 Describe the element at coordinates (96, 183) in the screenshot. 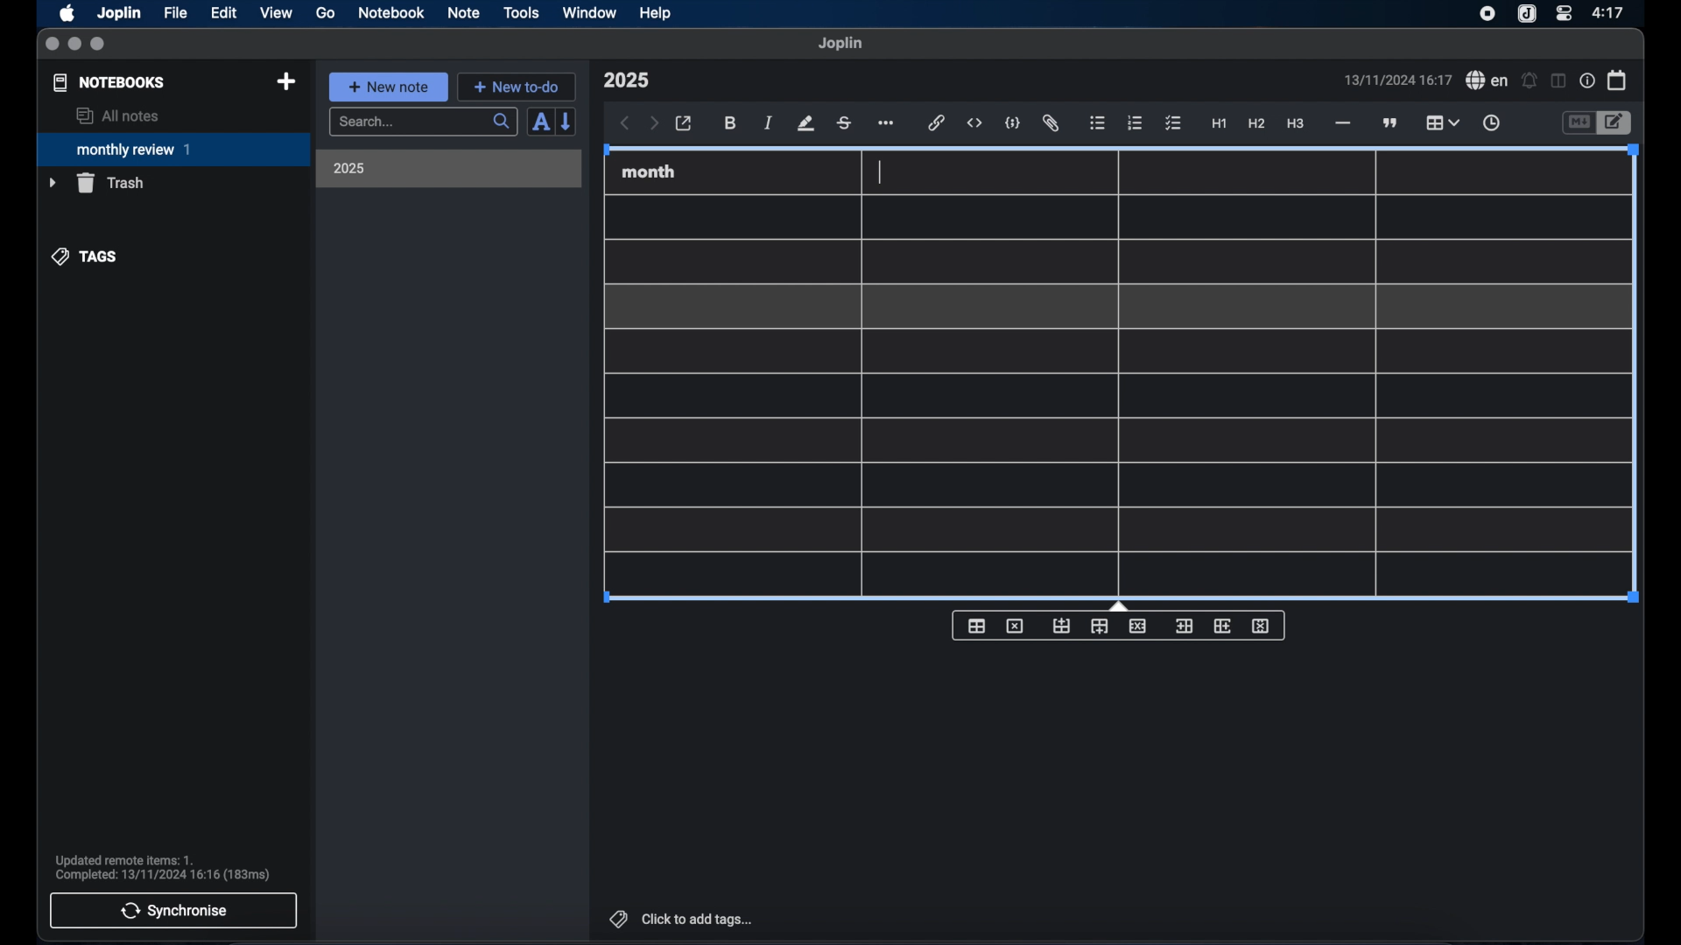

I see `trash` at that location.